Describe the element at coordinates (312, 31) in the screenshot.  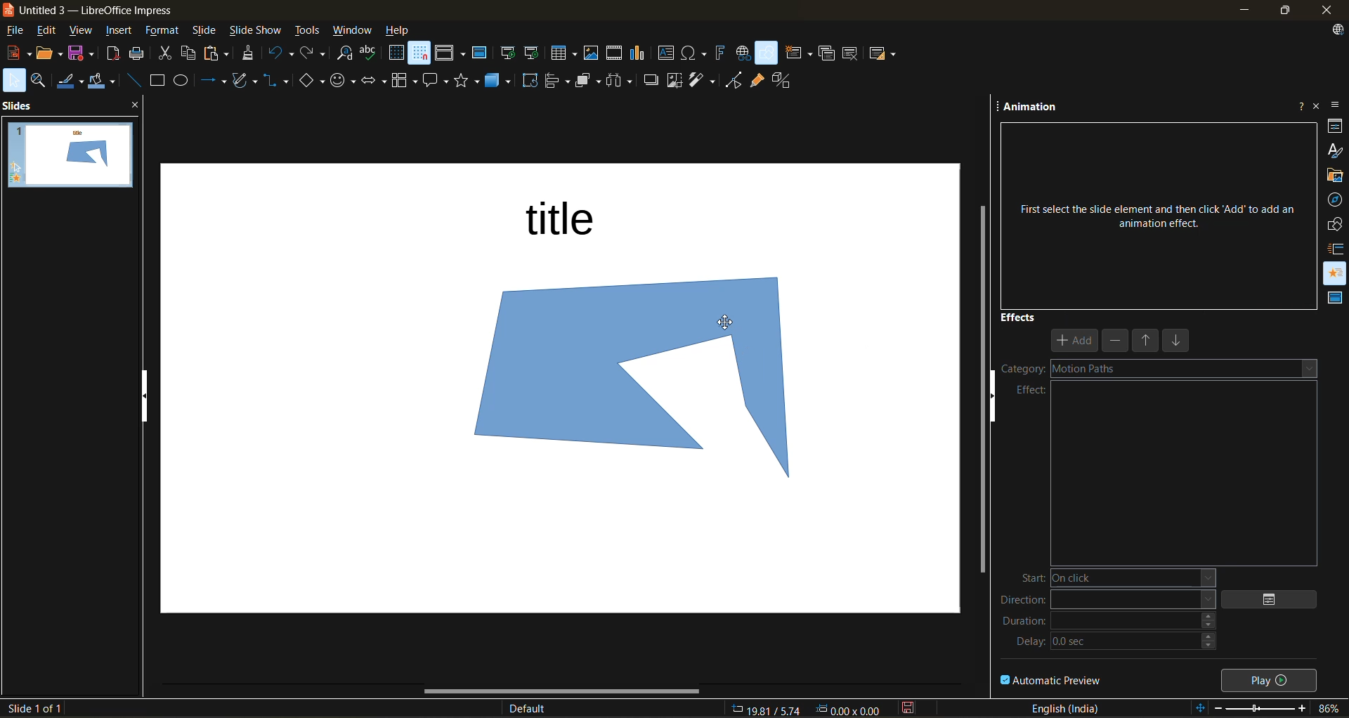
I see `tools` at that location.